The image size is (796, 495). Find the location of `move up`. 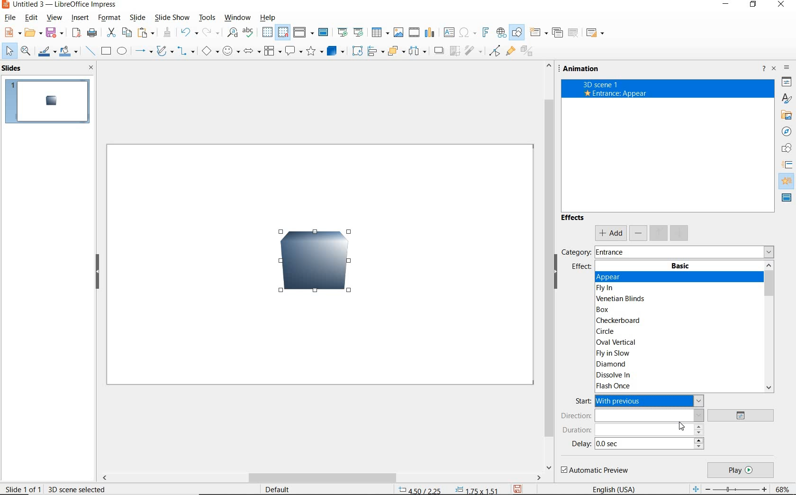

move up is located at coordinates (659, 233).